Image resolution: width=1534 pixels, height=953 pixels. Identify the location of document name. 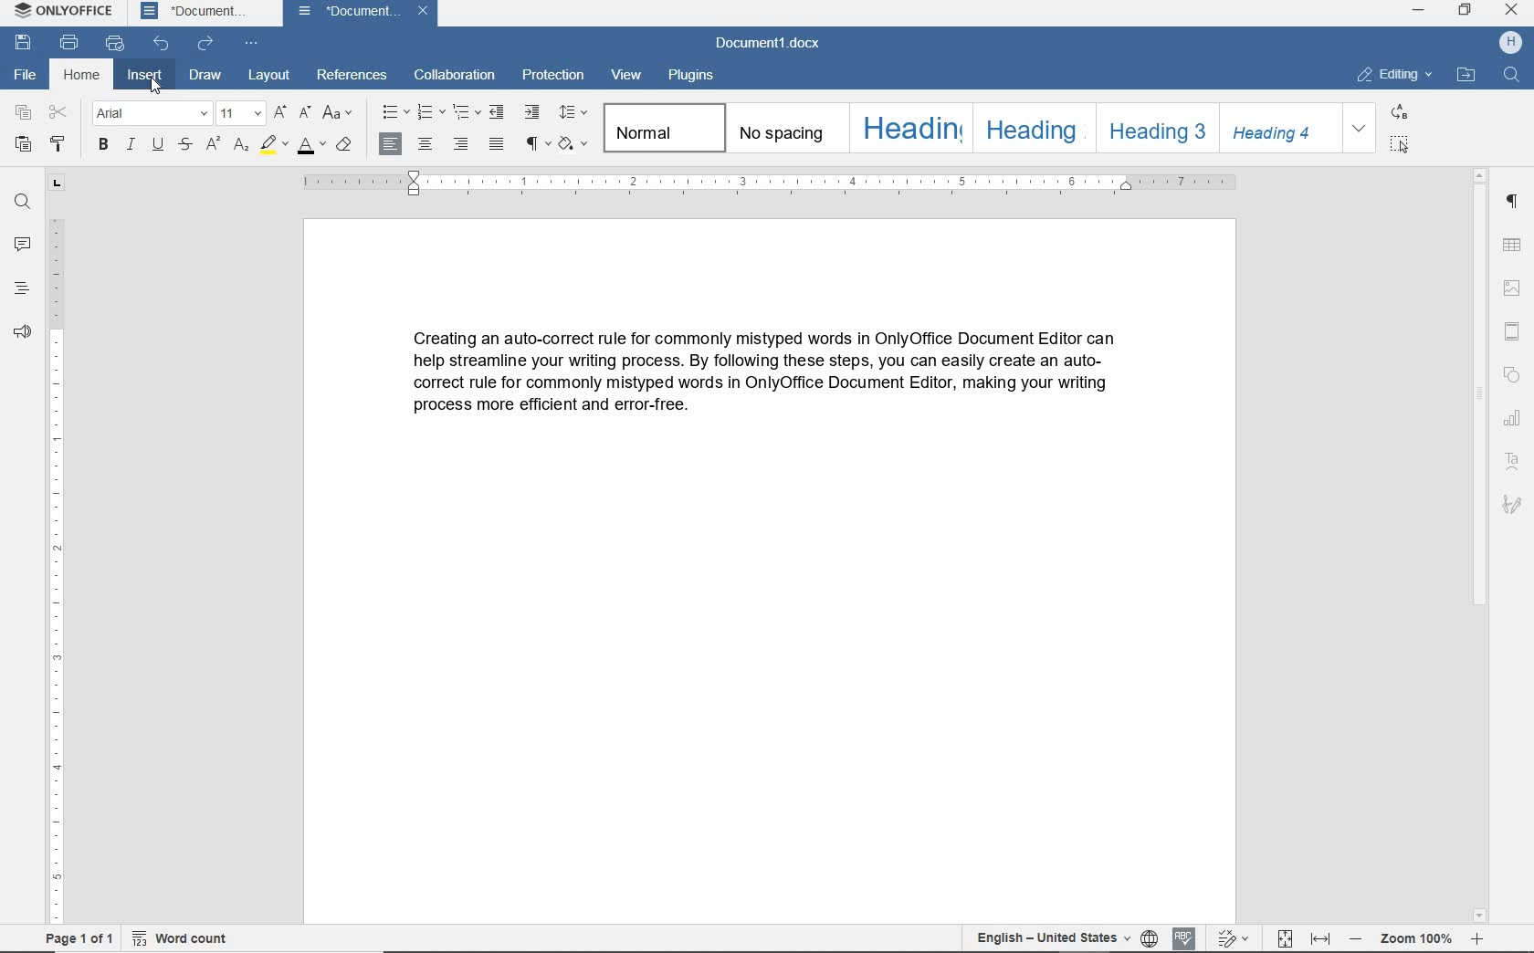
(774, 44).